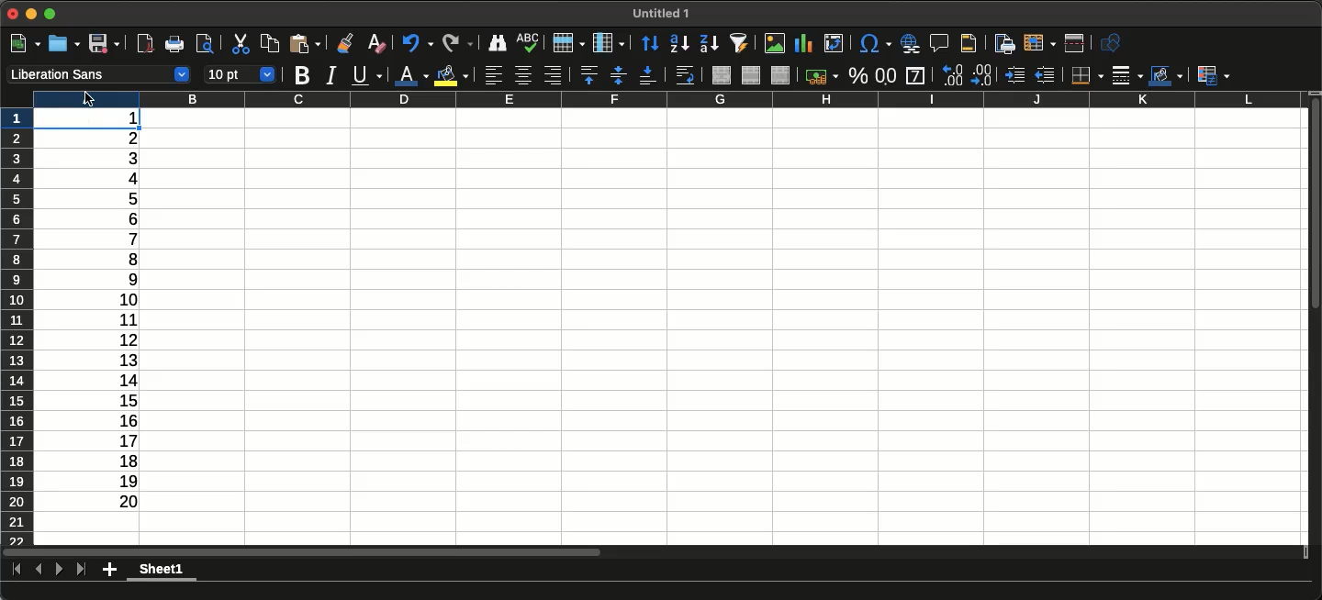 The image size is (1322, 600). Describe the element at coordinates (301, 76) in the screenshot. I see `Bold` at that location.